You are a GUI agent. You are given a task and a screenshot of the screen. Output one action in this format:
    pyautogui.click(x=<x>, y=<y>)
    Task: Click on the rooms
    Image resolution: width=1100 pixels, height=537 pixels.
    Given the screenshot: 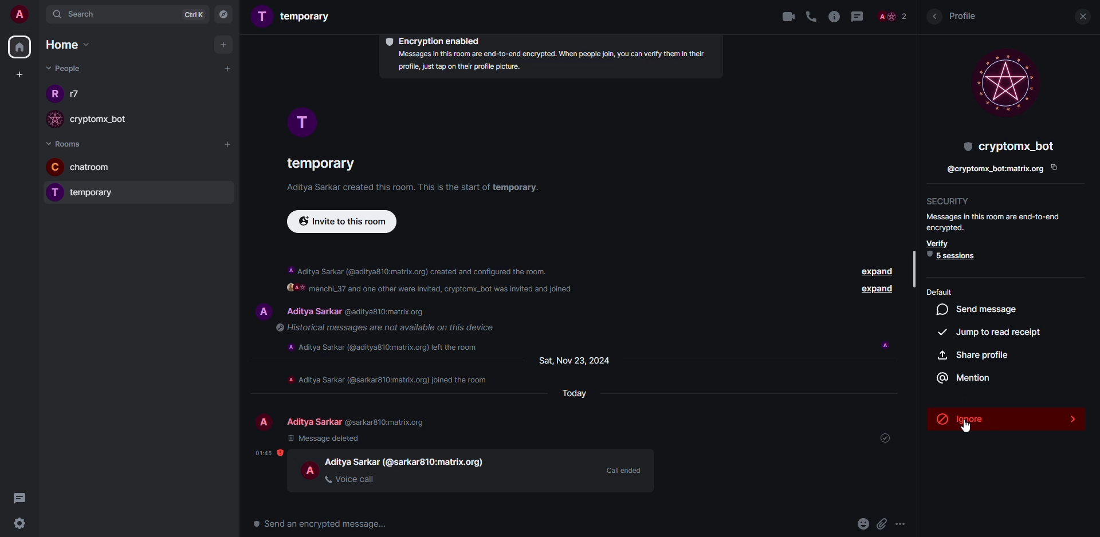 What is the action you would take?
    pyautogui.click(x=68, y=143)
    